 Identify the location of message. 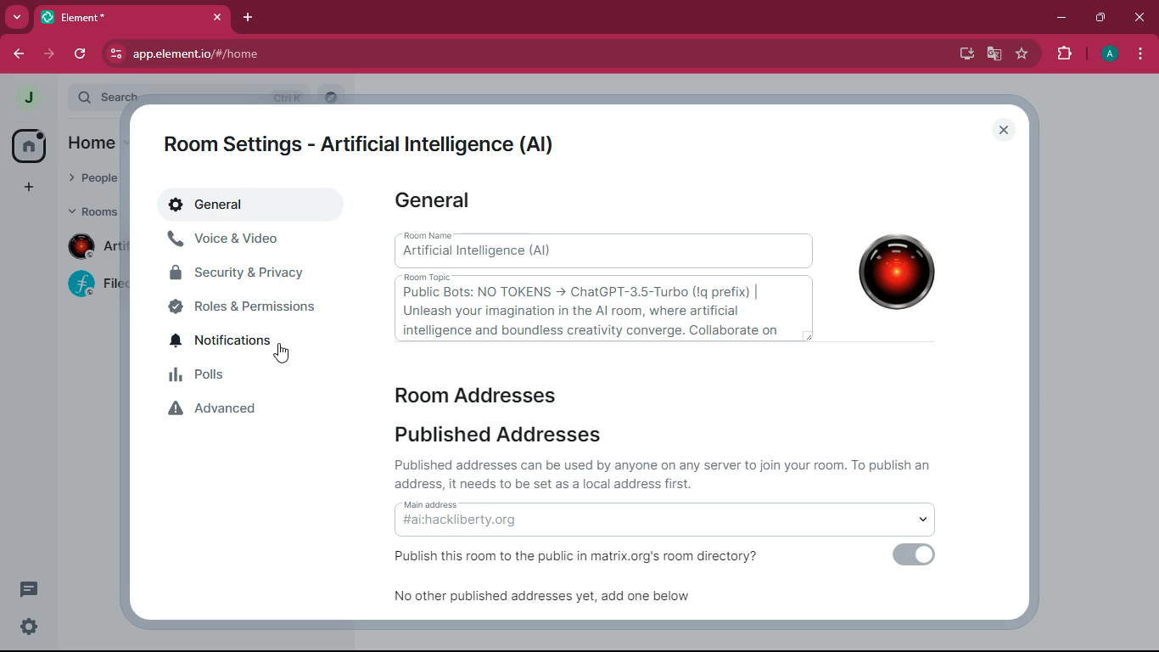
(31, 589).